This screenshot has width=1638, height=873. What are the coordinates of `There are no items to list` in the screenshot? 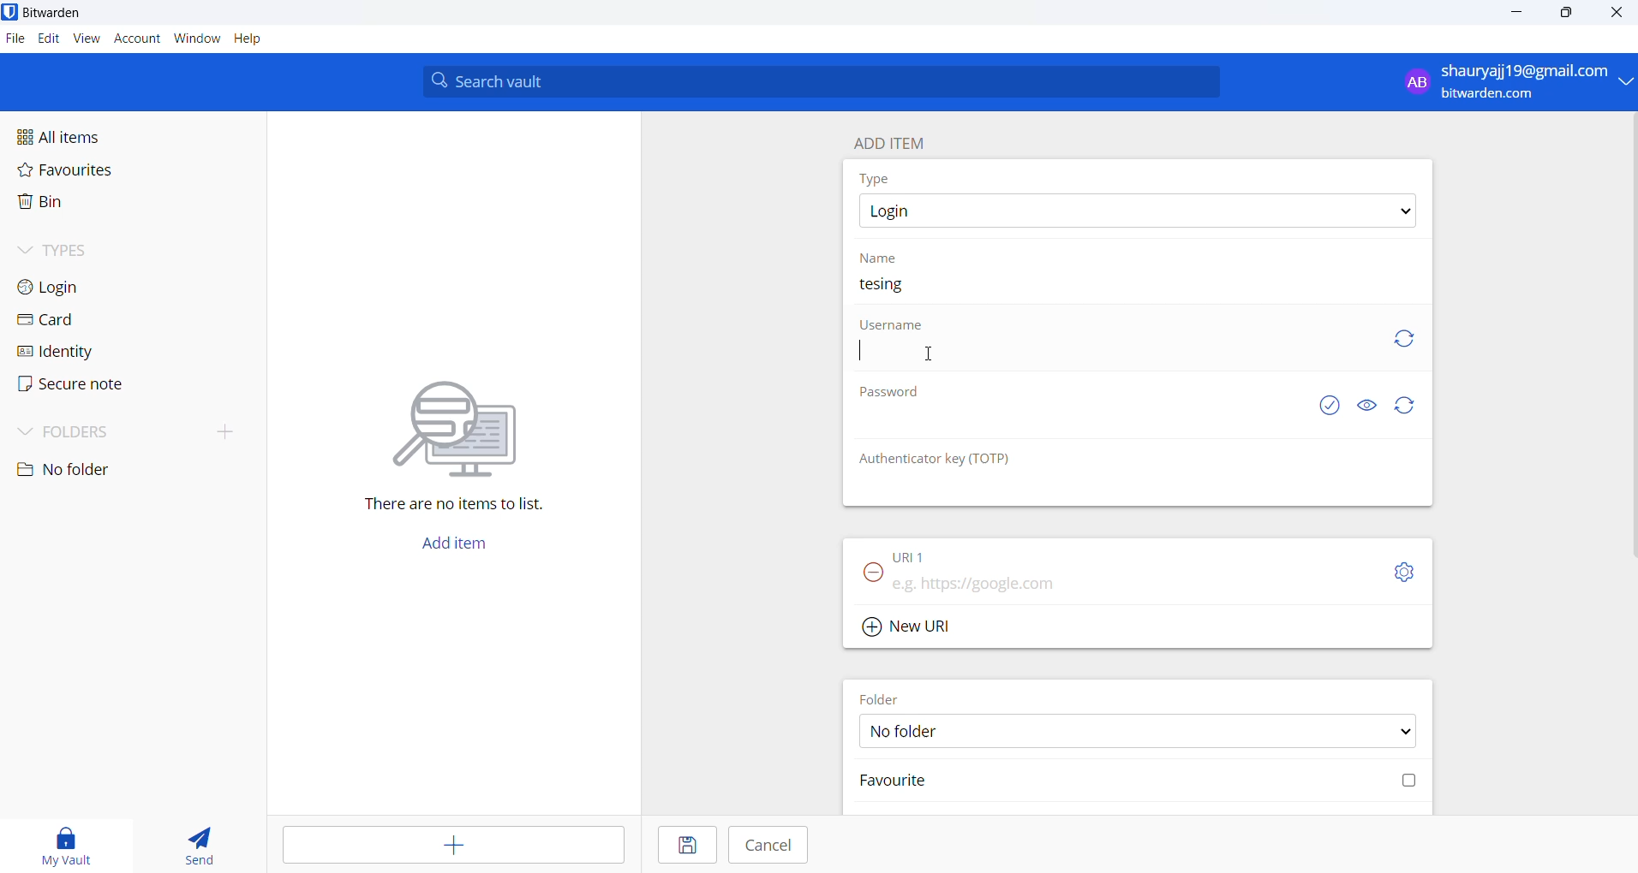 It's located at (463, 507).